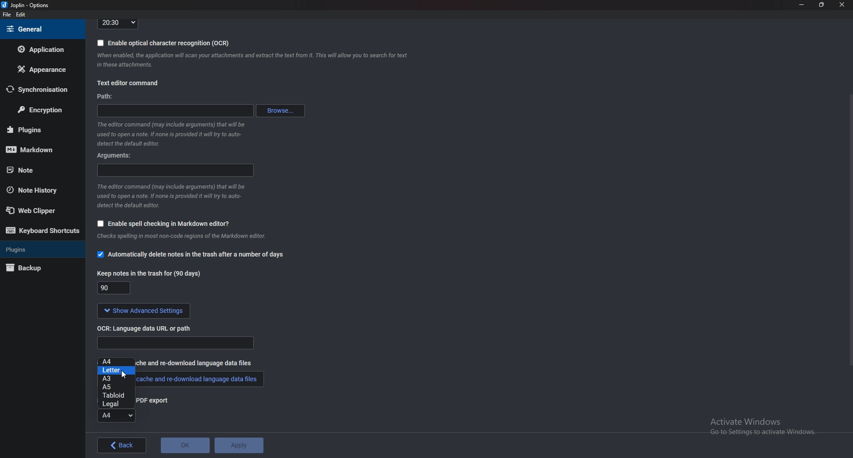 The image size is (853, 458). Describe the element at coordinates (238, 446) in the screenshot. I see `Apply` at that location.